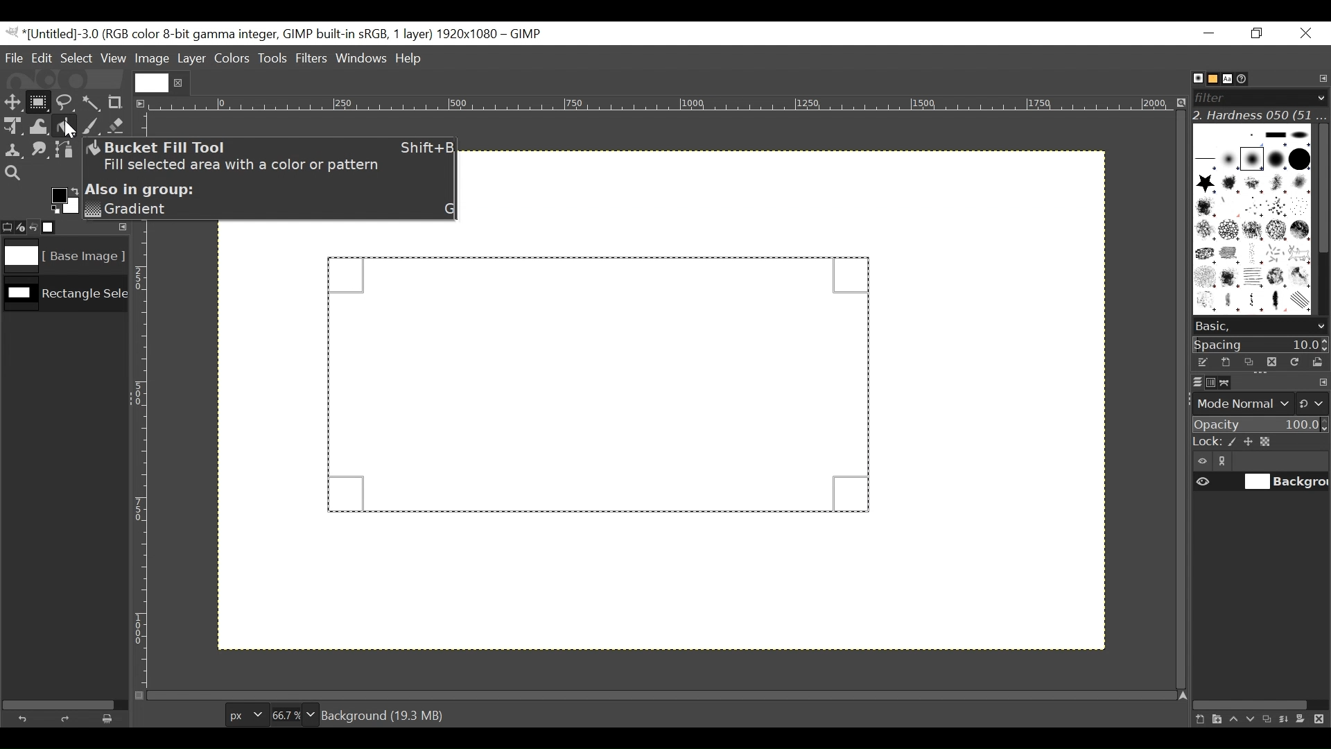  I want to click on Undo last action, so click(34, 227).